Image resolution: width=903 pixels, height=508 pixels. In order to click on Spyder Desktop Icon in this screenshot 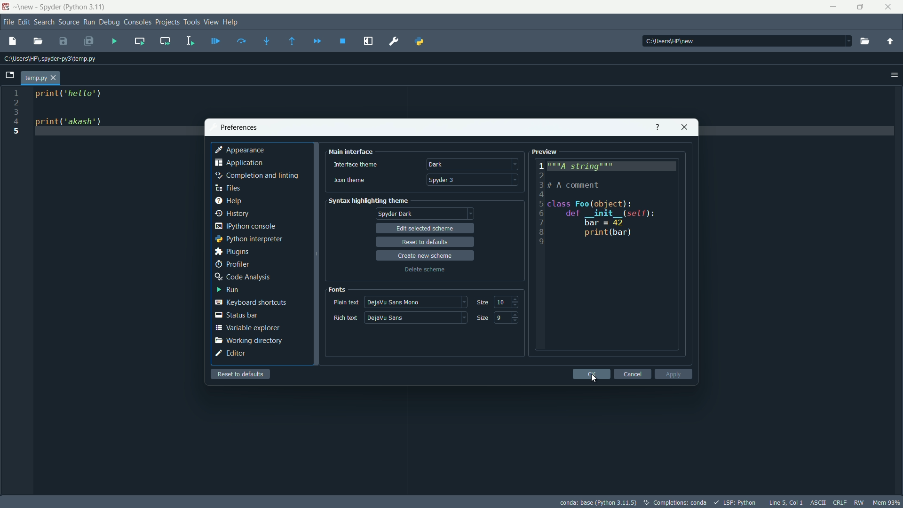, I will do `click(6, 8)`.